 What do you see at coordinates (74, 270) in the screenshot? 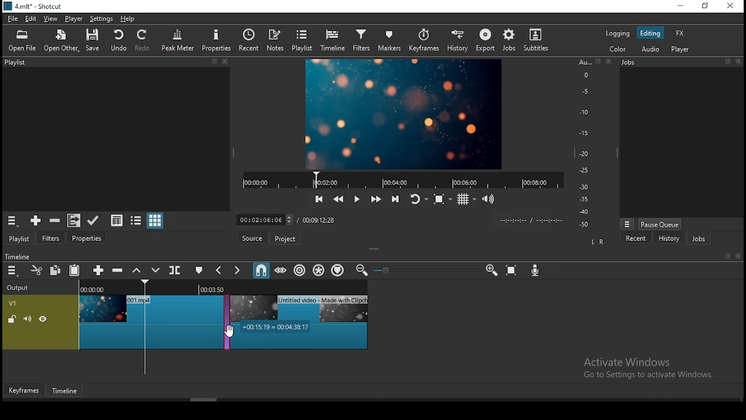
I see `paste` at bounding box center [74, 270].